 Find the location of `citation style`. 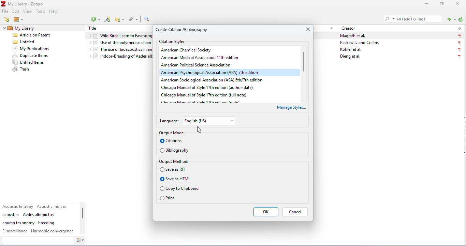

citation style is located at coordinates (173, 41).